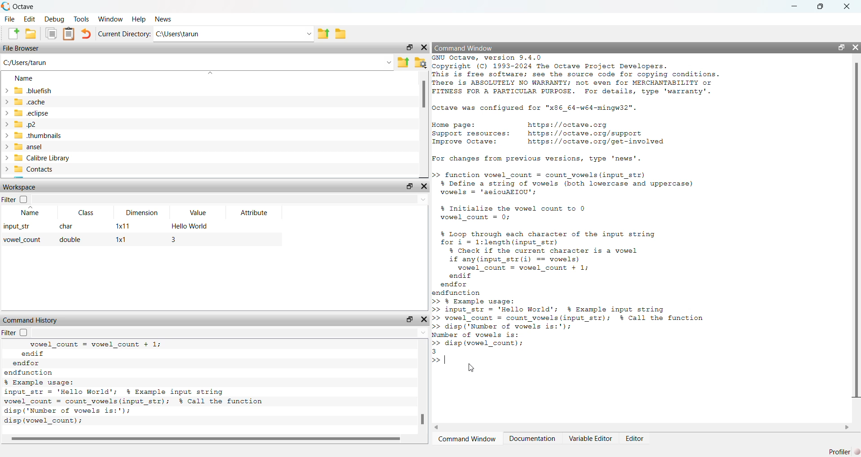  What do you see at coordinates (469, 439) in the screenshot?
I see `Command Window` at bounding box center [469, 439].